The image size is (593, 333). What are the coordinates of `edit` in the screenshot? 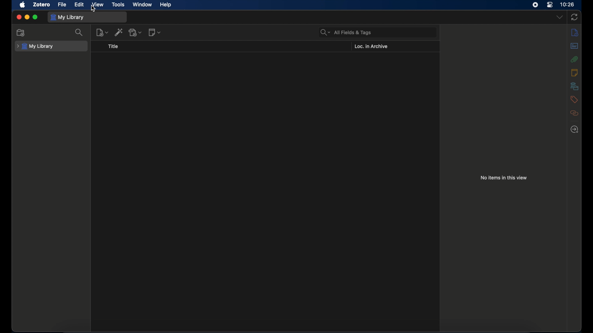 It's located at (80, 5).